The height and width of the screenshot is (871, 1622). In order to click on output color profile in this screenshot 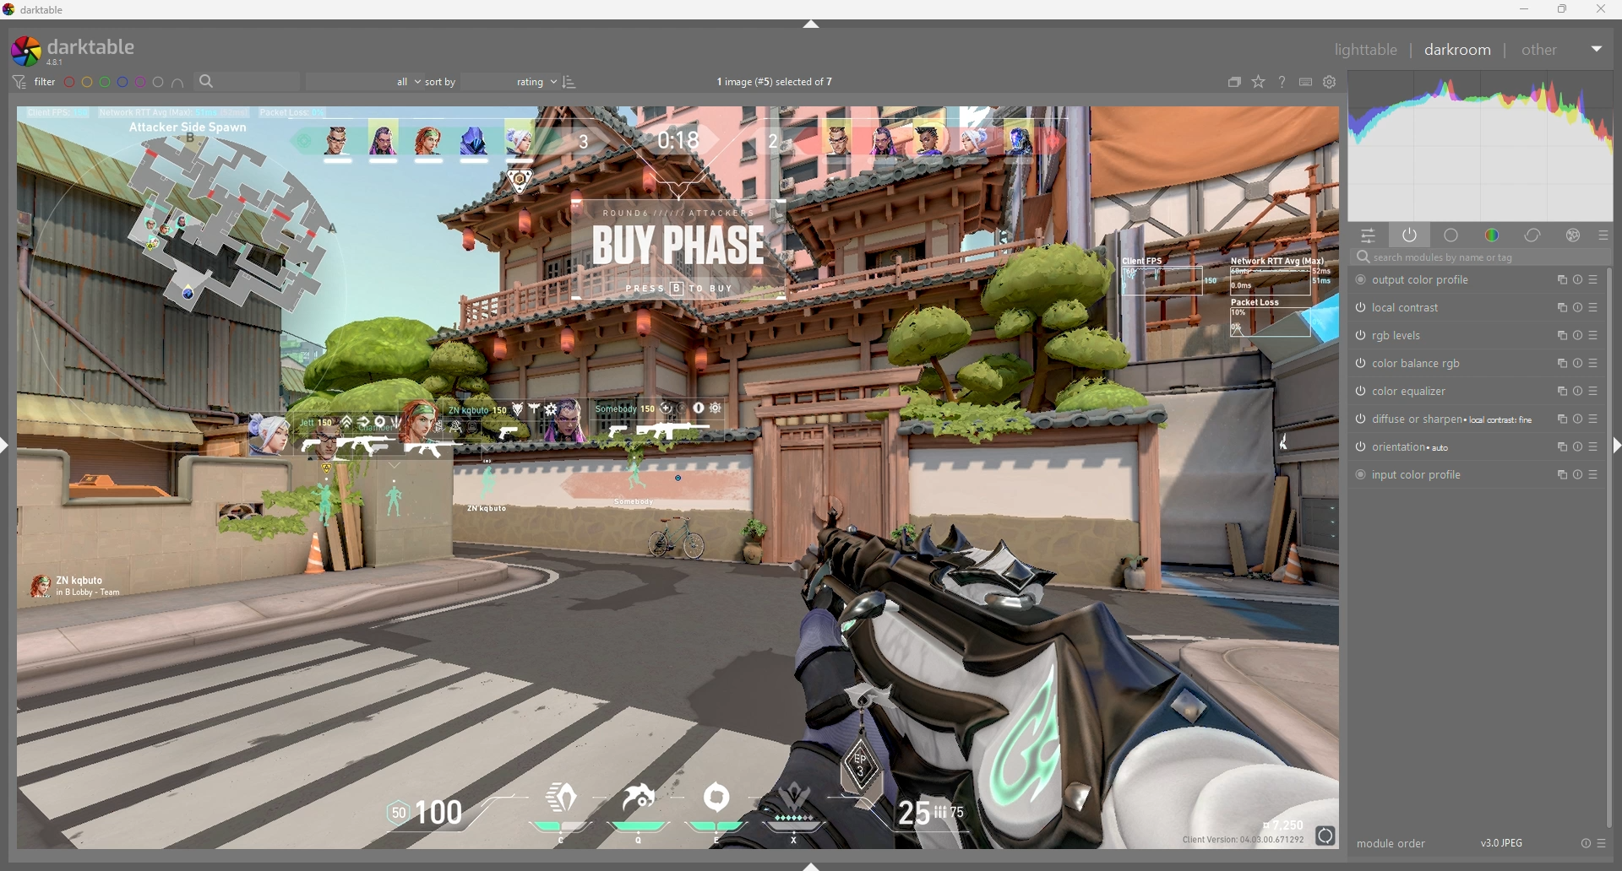, I will do `click(1419, 279)`.